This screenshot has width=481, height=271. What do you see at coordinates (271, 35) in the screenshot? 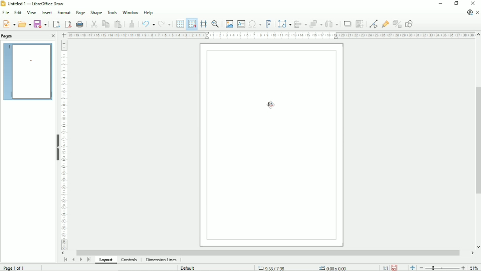
I see `Horizontal scale` at bounding box center [271, 35].